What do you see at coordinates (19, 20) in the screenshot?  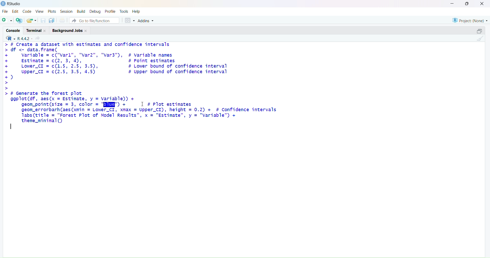 I see `create a project` at bounding box center [19, 20].